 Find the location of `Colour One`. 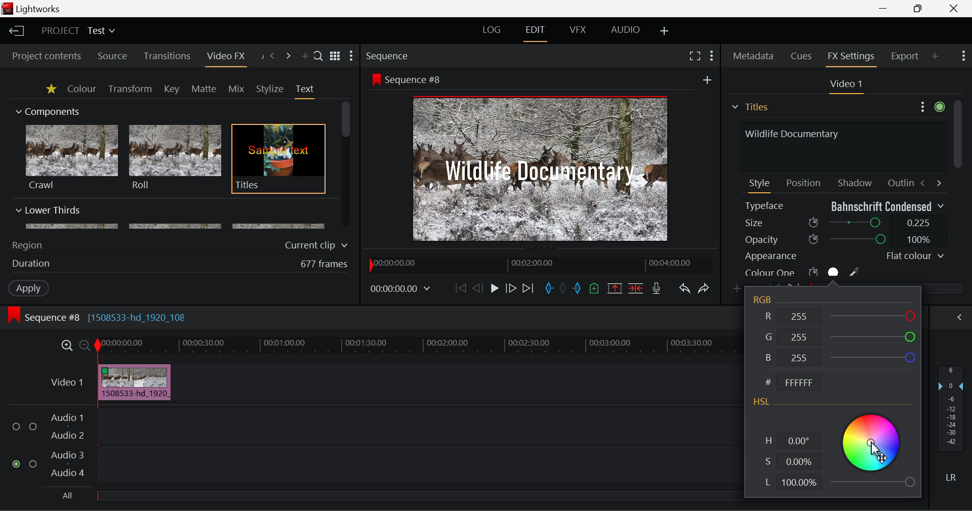

Colour One is located at coordinates (819, 272).